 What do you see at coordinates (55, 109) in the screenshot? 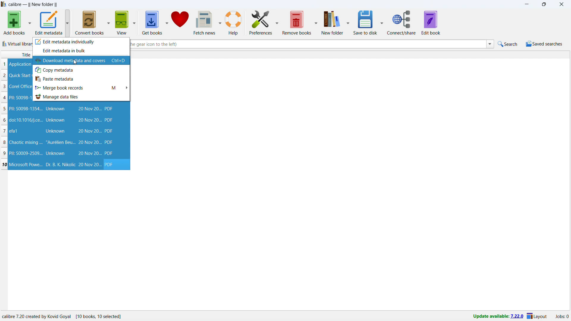
I see `Unknown` at bounding box center [55, 109].